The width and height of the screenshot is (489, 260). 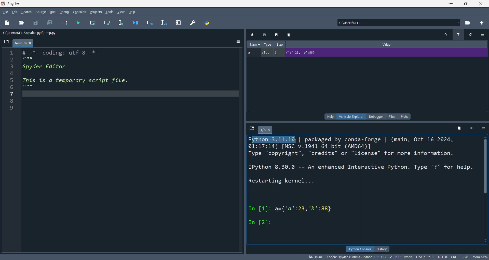 What do you see at coordinates (10, 150) in the screenshot?
I see `line number` at bounding box center [10, 150].